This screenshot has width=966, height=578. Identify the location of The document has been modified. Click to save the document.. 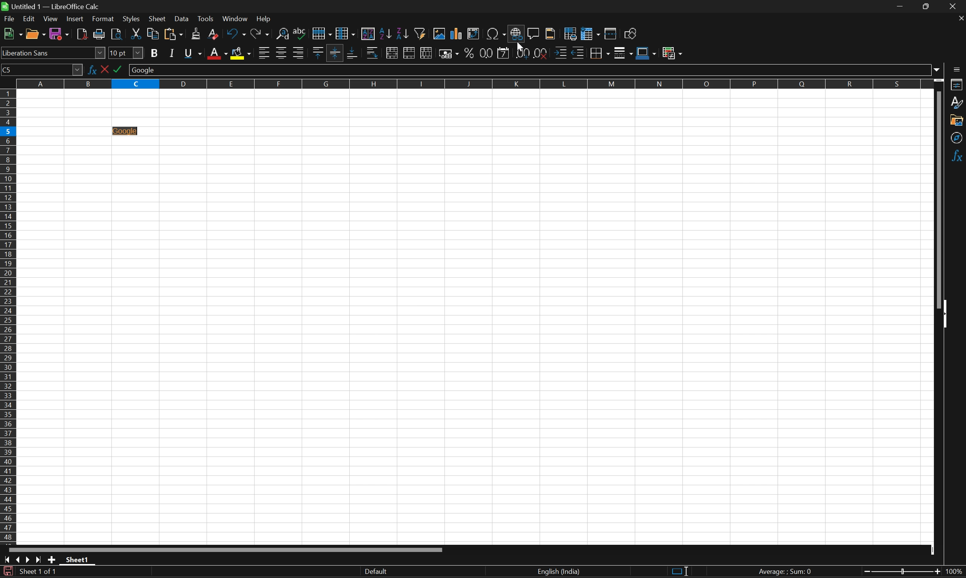
(7, 572).